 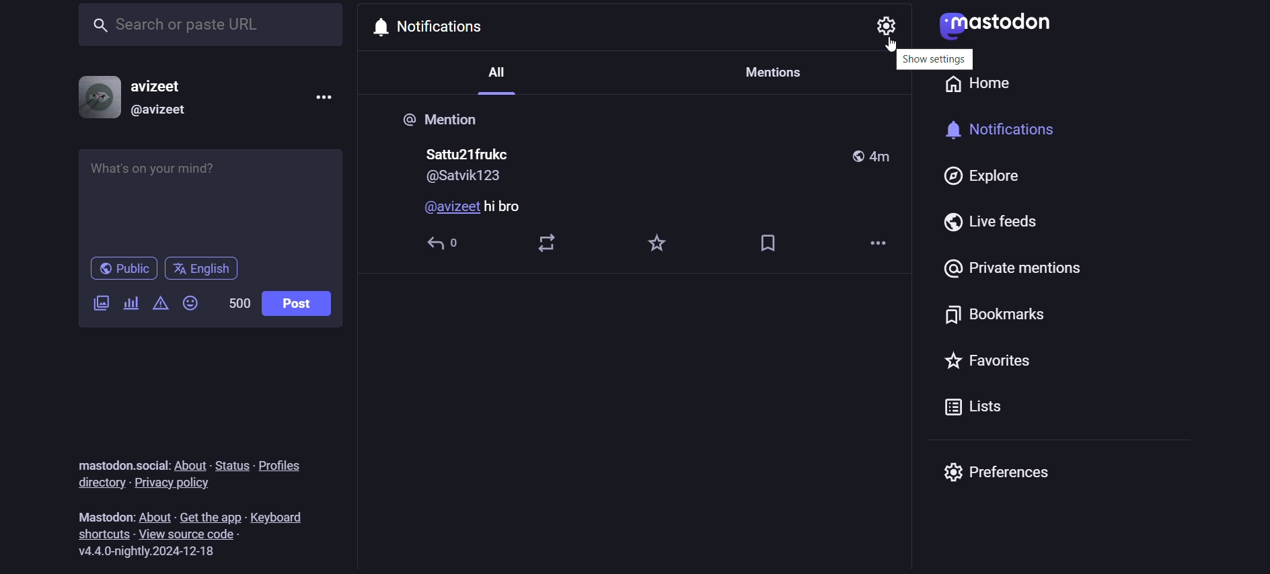 What do you see at coordinates (770, 243) in the screenshot?
I see `bookmark` at bounding box center [770, 243].